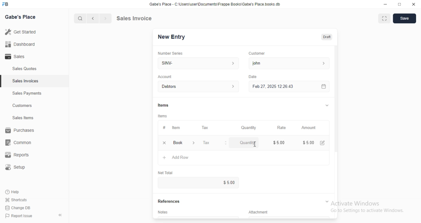 This screenshot has height=223, width=421. What do you see at coordinates (14, 192) in the screenshot?
I see `Help` at bounding box center [14, 192].